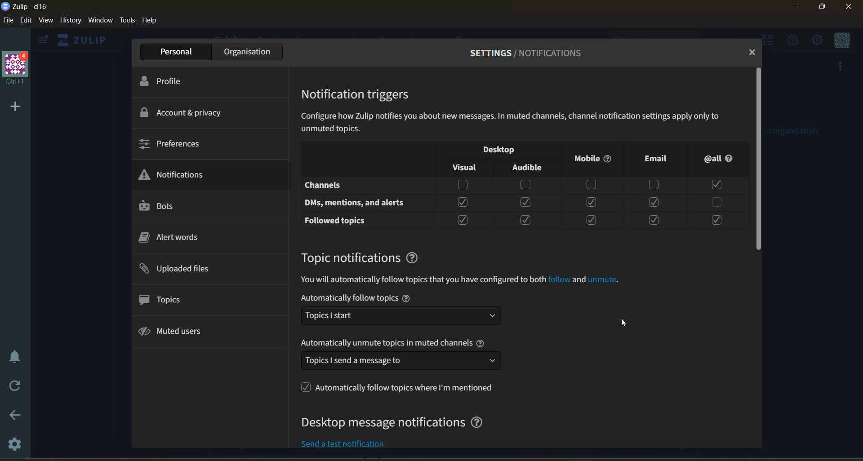  What do you see at coordinates (181, 269) in the screenshot?
I see `uploaded files` at bounding box center [181, 269].